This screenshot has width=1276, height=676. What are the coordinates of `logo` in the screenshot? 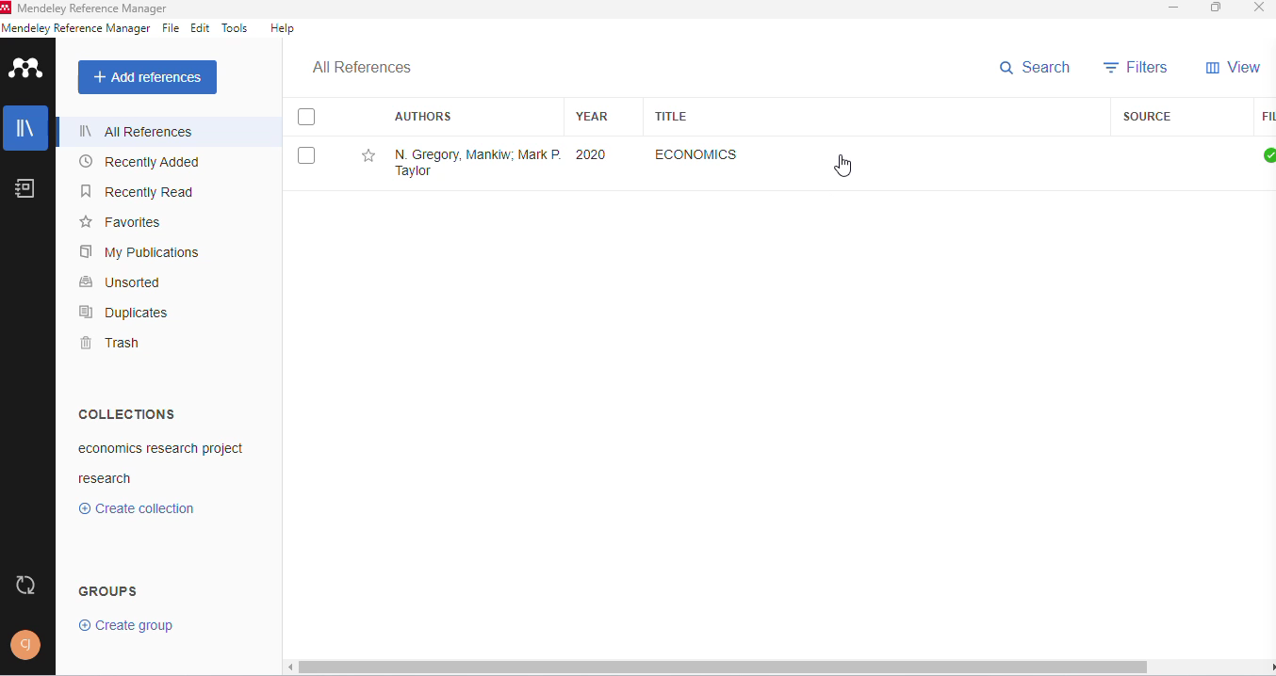 It's located at (28, 66).